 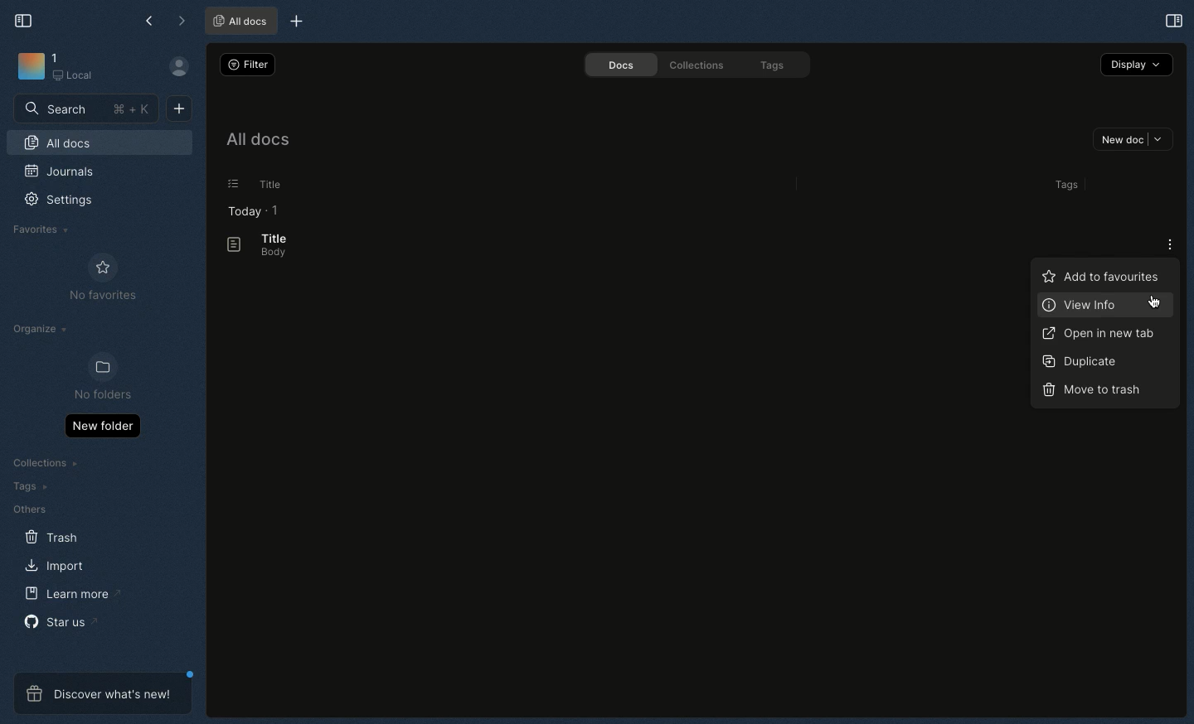 I want to click on Lists, so click(x=228, y=184).